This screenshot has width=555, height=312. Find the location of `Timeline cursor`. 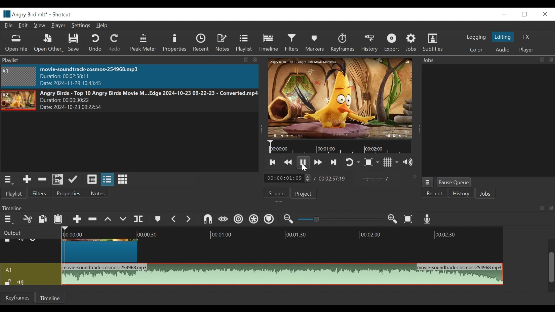

Timeline cursor is located at coordinates (269, 148).